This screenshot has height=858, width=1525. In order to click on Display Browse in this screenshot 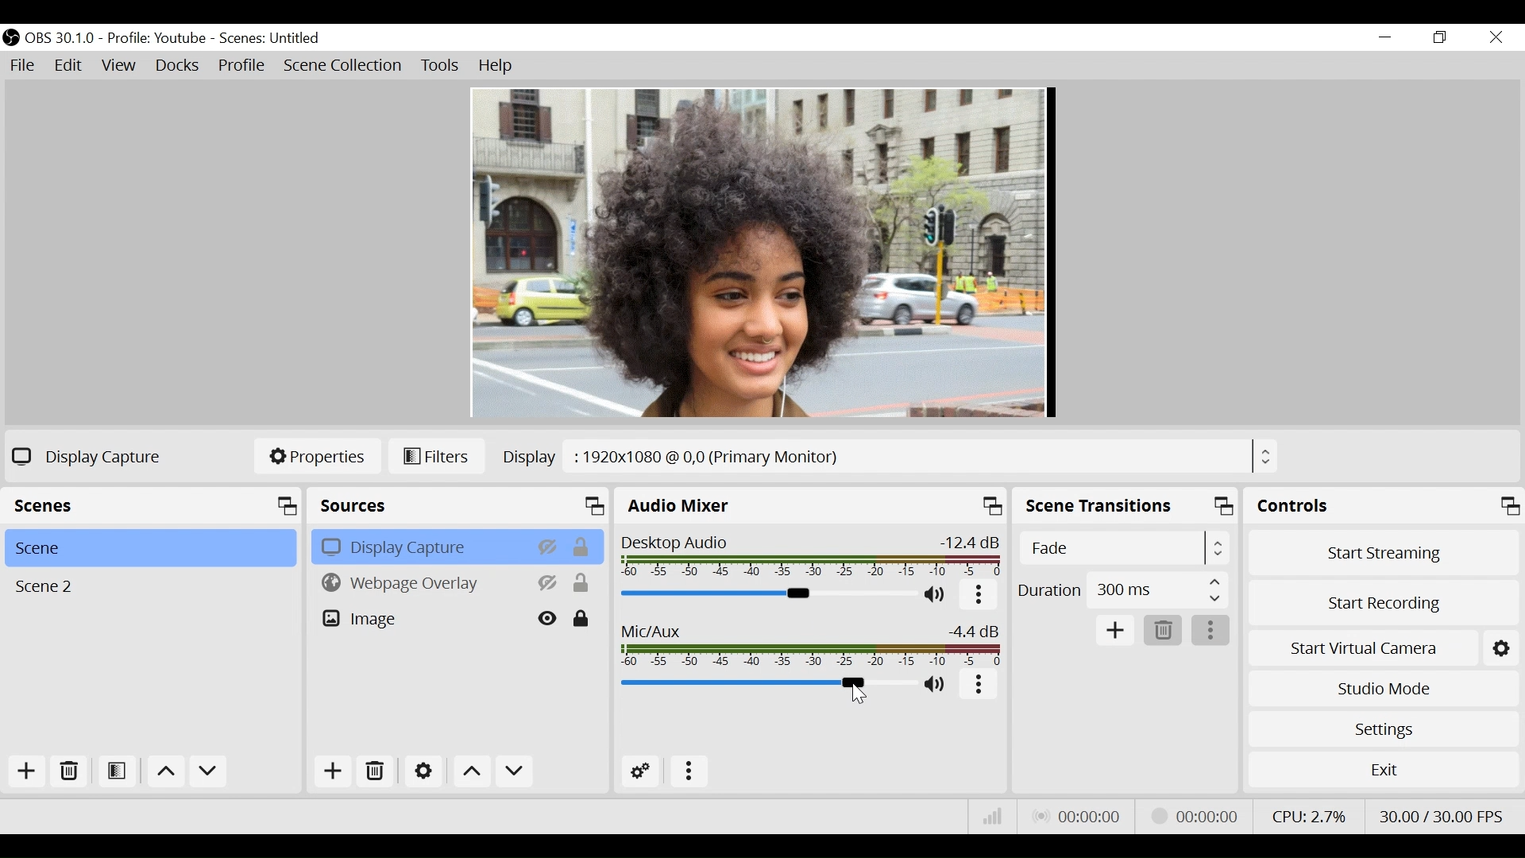, I will do `click(888, 457)`.